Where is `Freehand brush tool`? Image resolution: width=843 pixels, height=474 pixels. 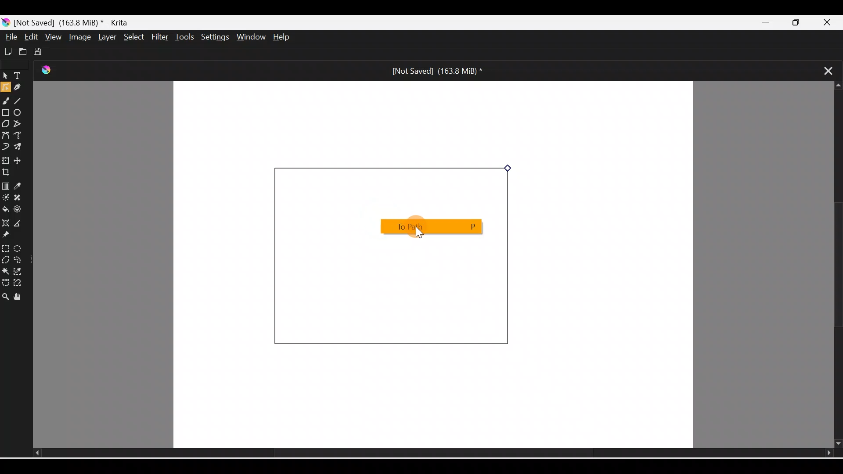
Freehand brush tool is located at coordinates (7, 102).